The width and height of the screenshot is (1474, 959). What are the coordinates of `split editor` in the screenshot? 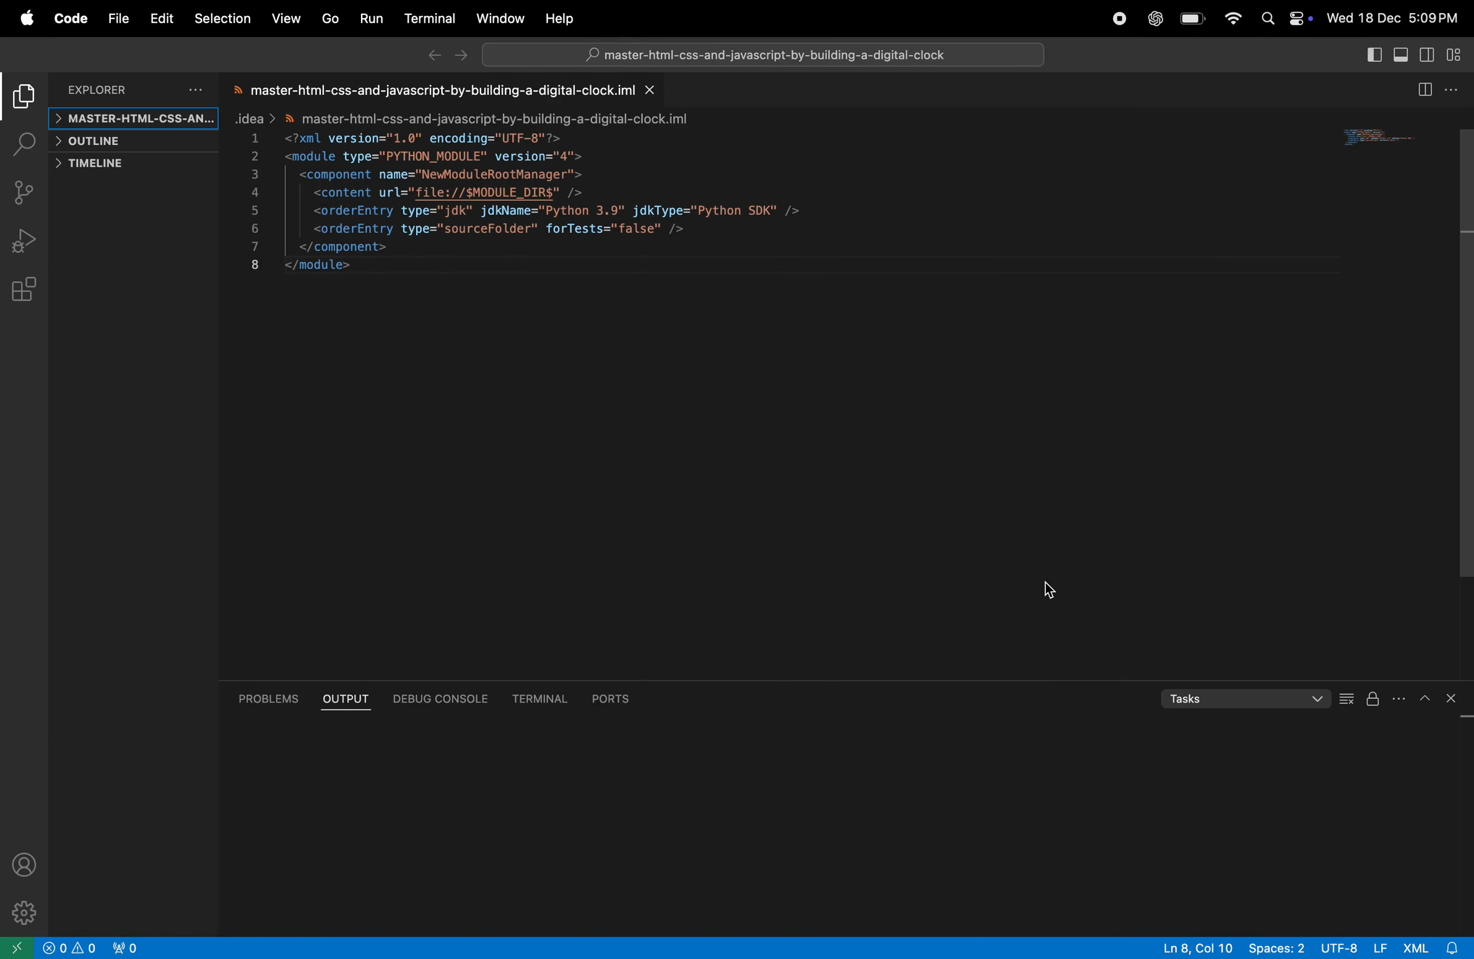 It's located at (1371, 54).